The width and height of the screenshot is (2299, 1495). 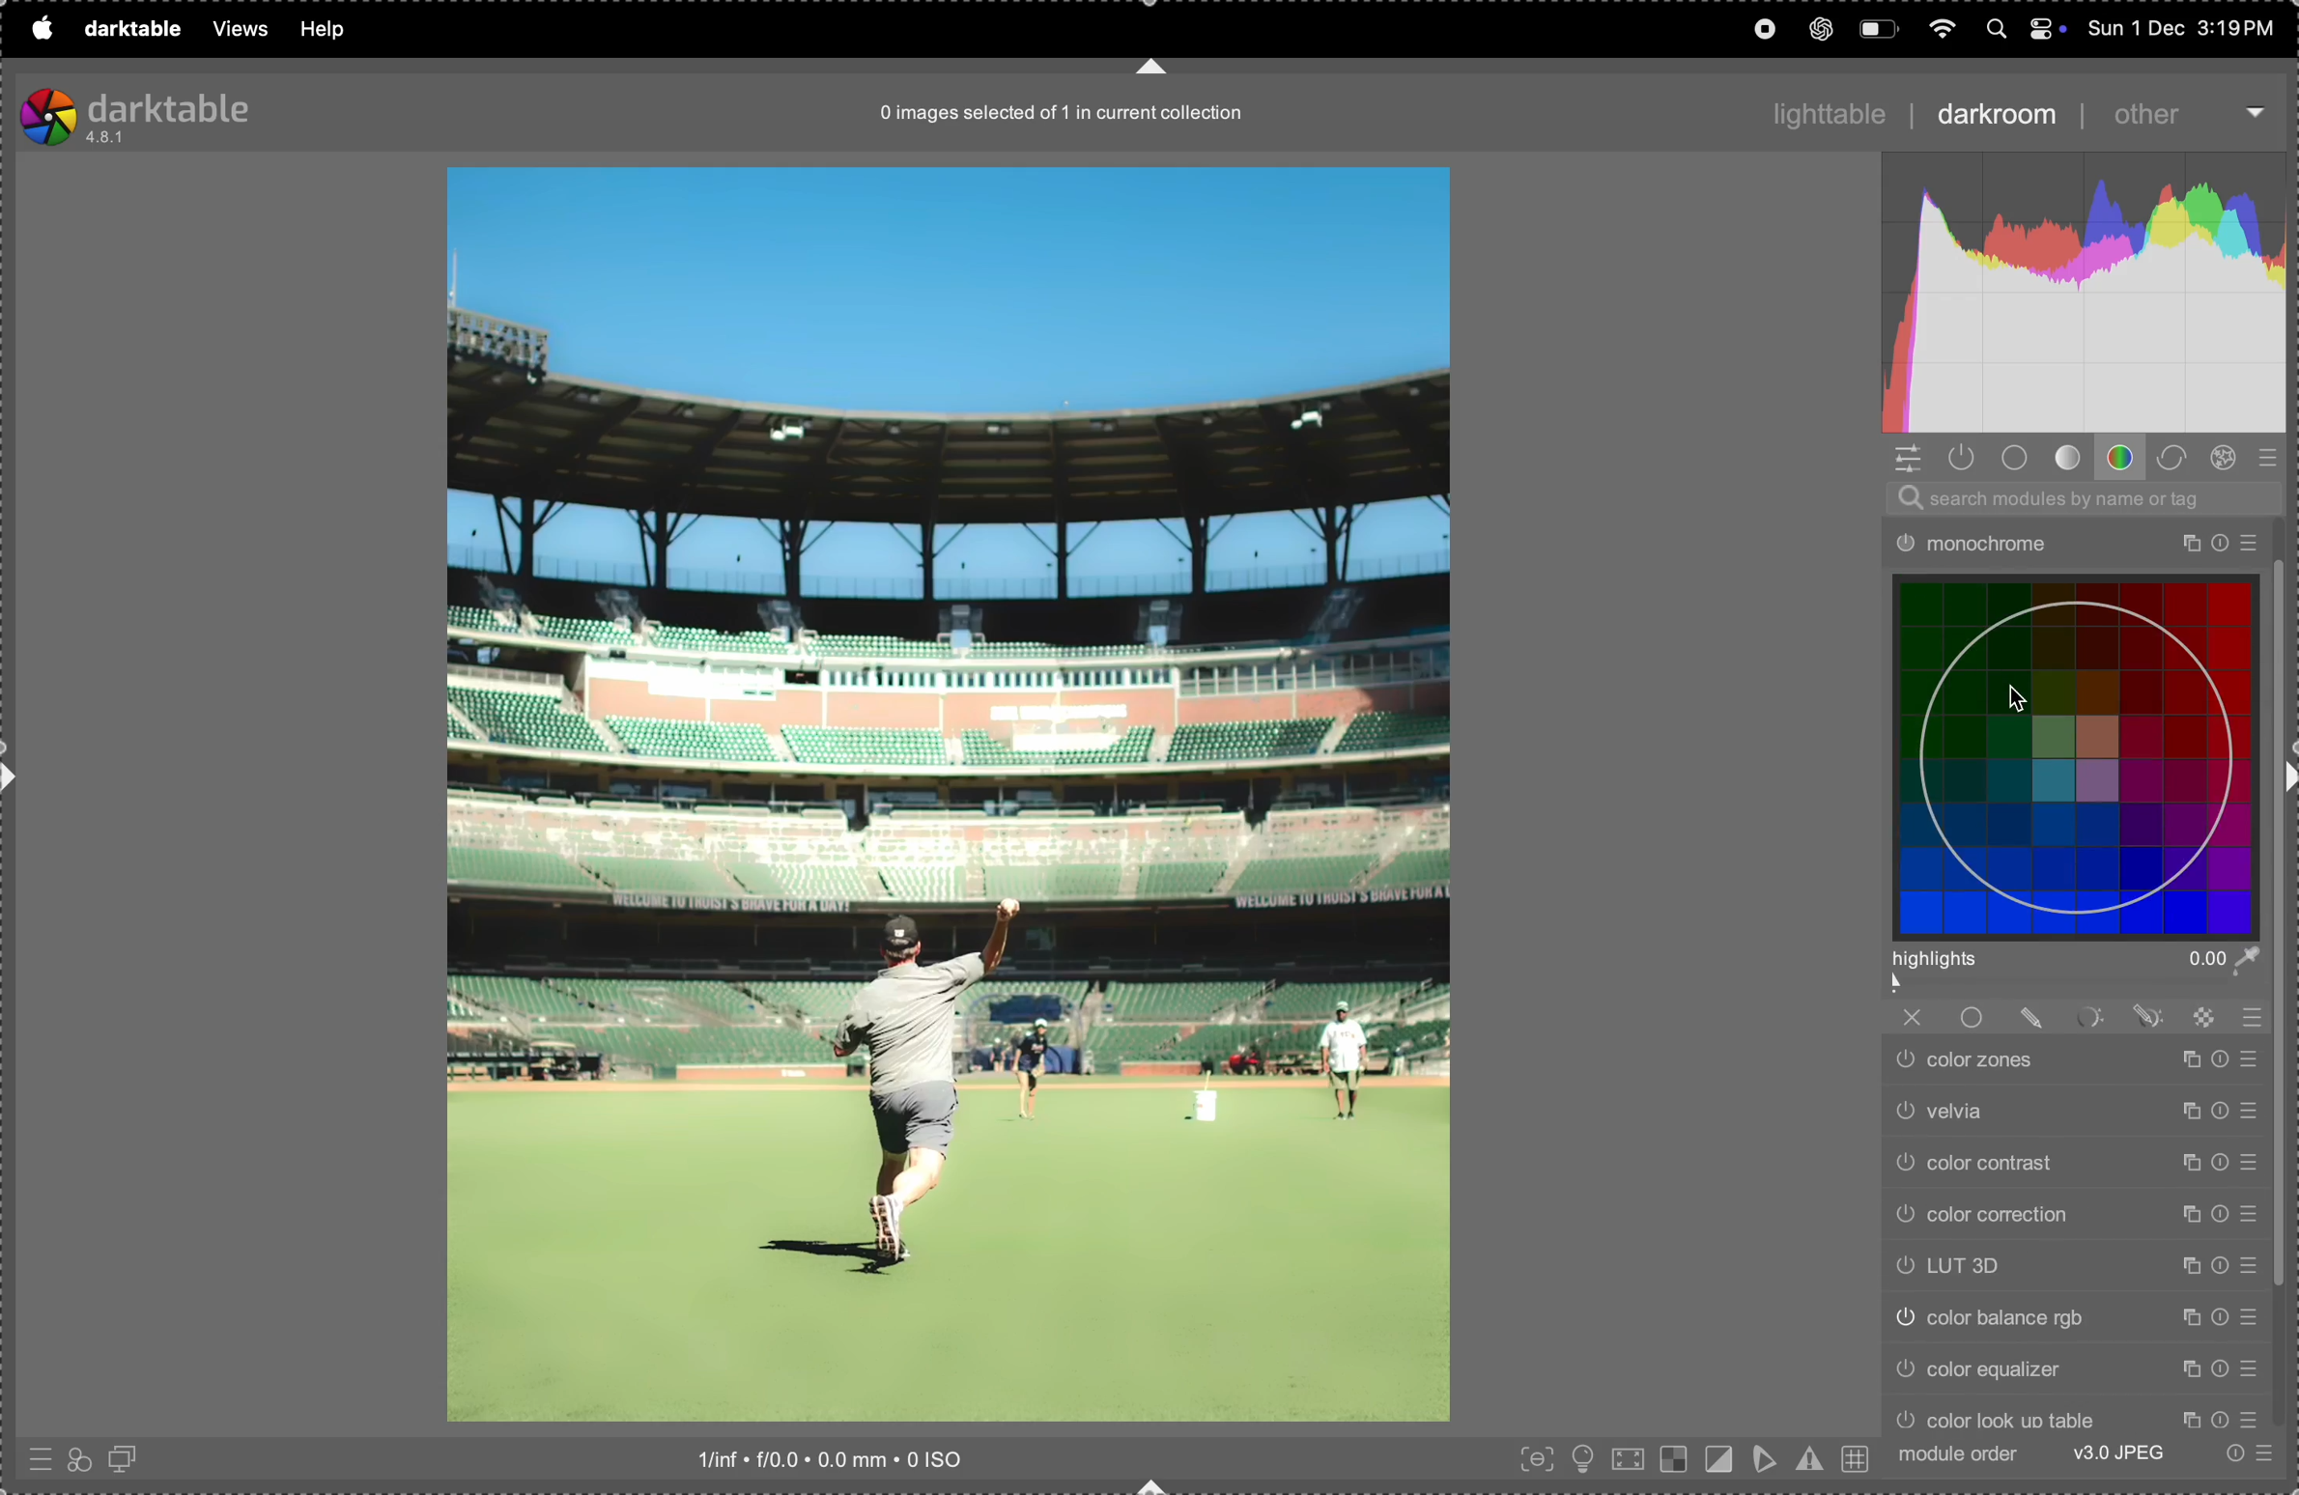 I want to click on velvia, so click(x=2077, y=1113).